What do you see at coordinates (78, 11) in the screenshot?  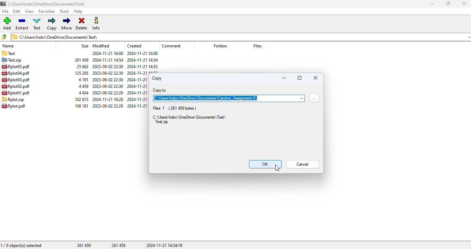 I see `help` at bounding box center [78, 11].